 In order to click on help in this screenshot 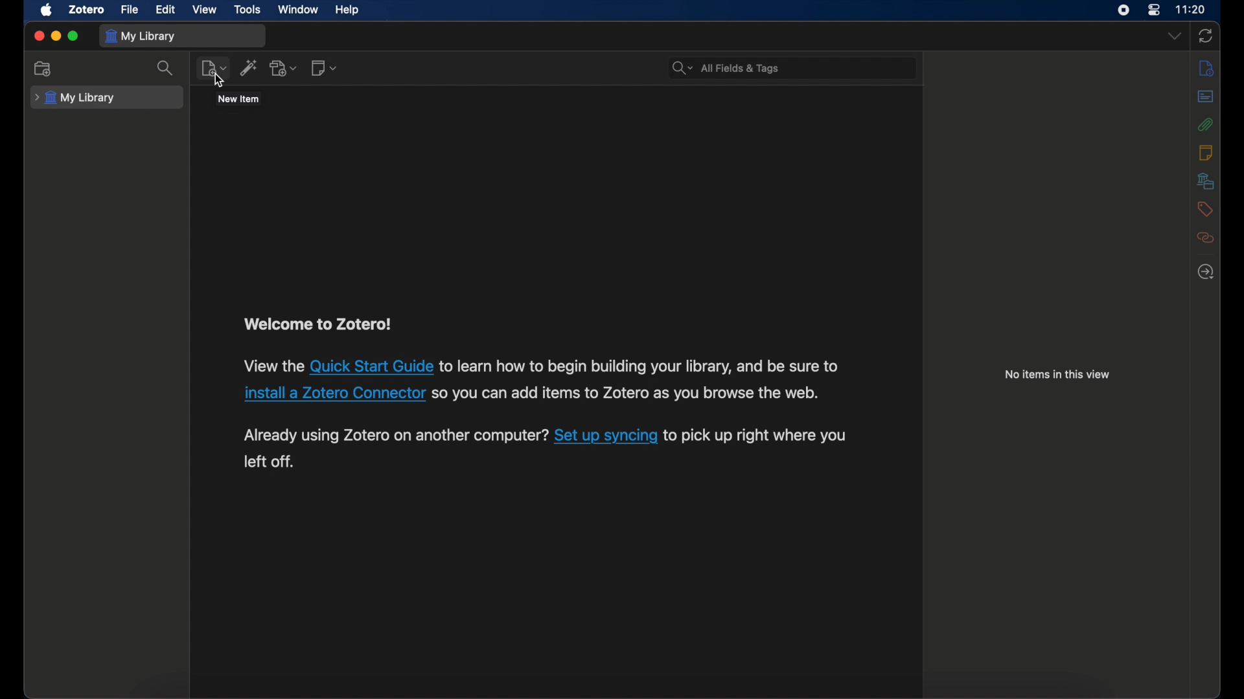, I will do `click(347, 10)`.